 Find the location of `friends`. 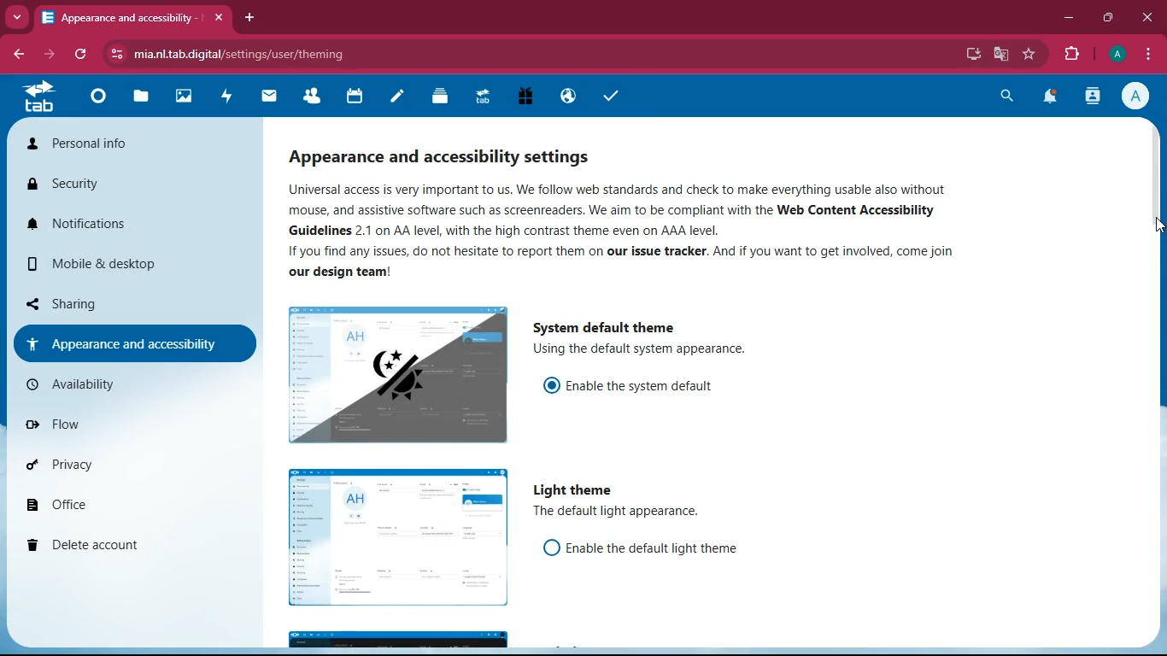

friends is located at coordinates (308, 96).